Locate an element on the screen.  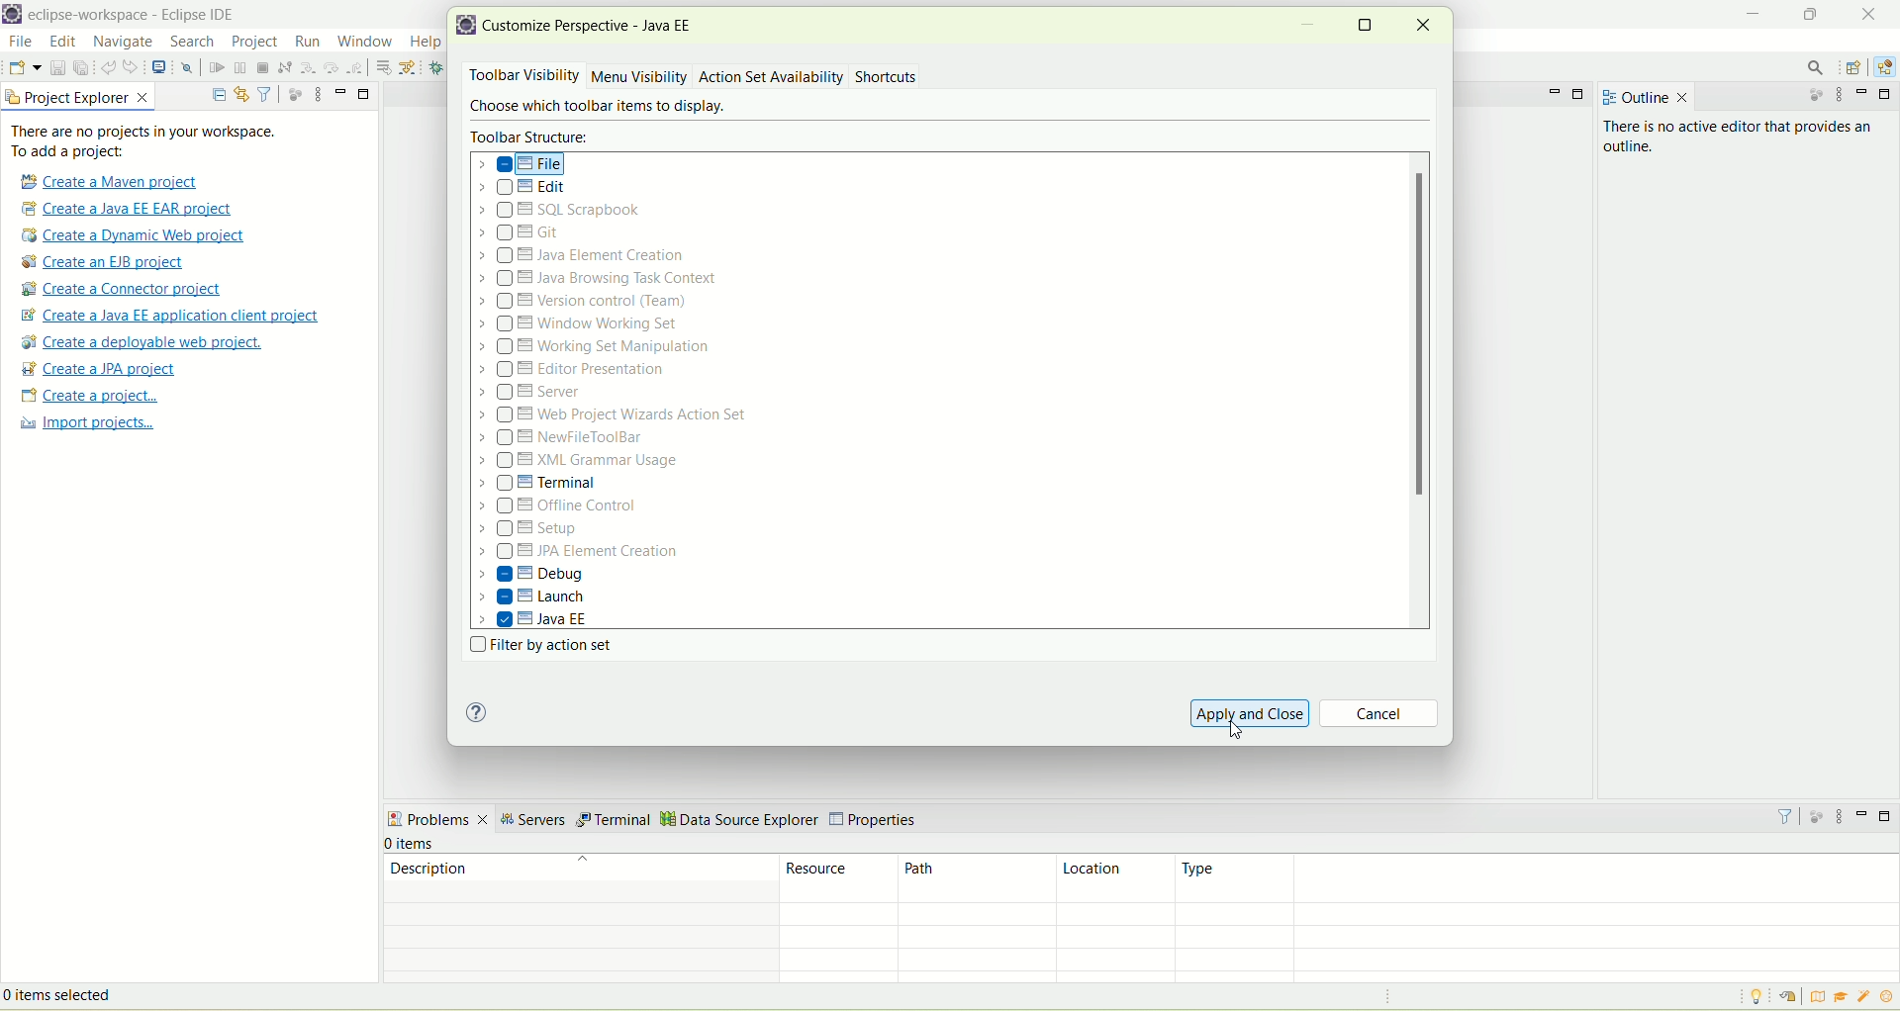
apply and close is located at coordinates (1250, 712).